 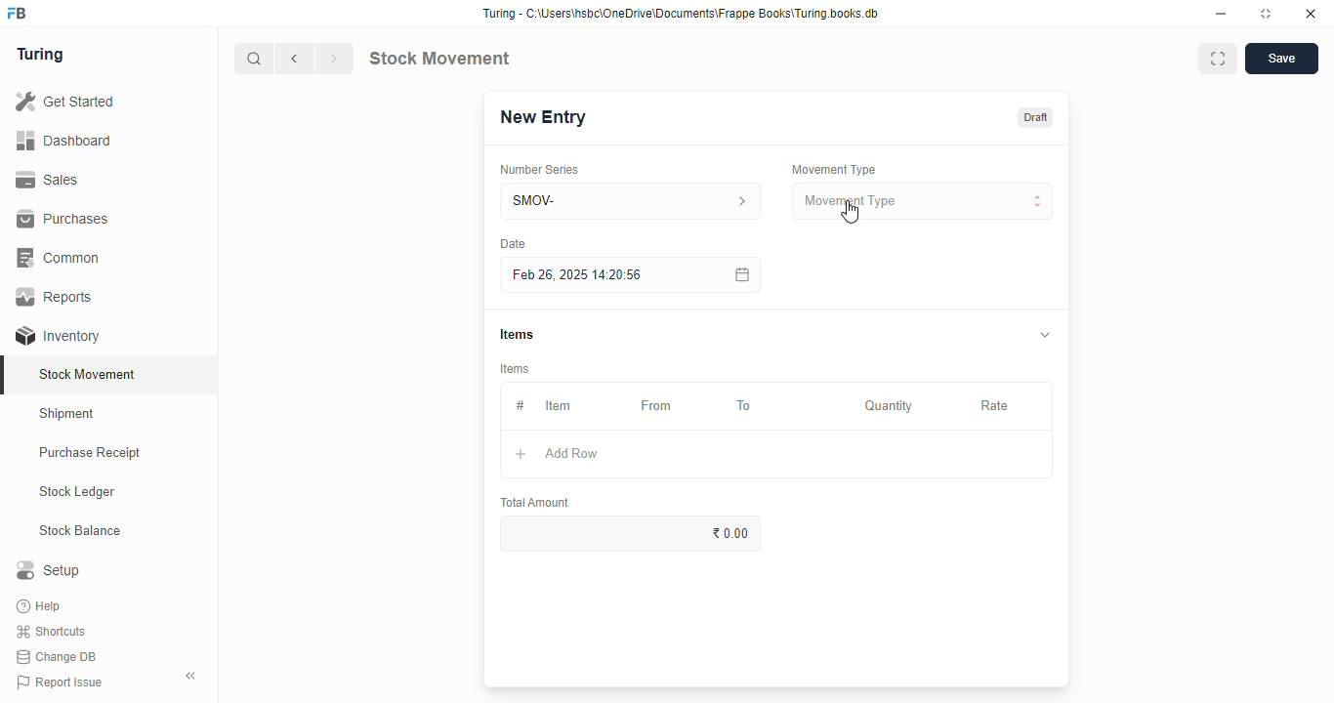 I want to click on stock movement, so click(x=89, y=374).